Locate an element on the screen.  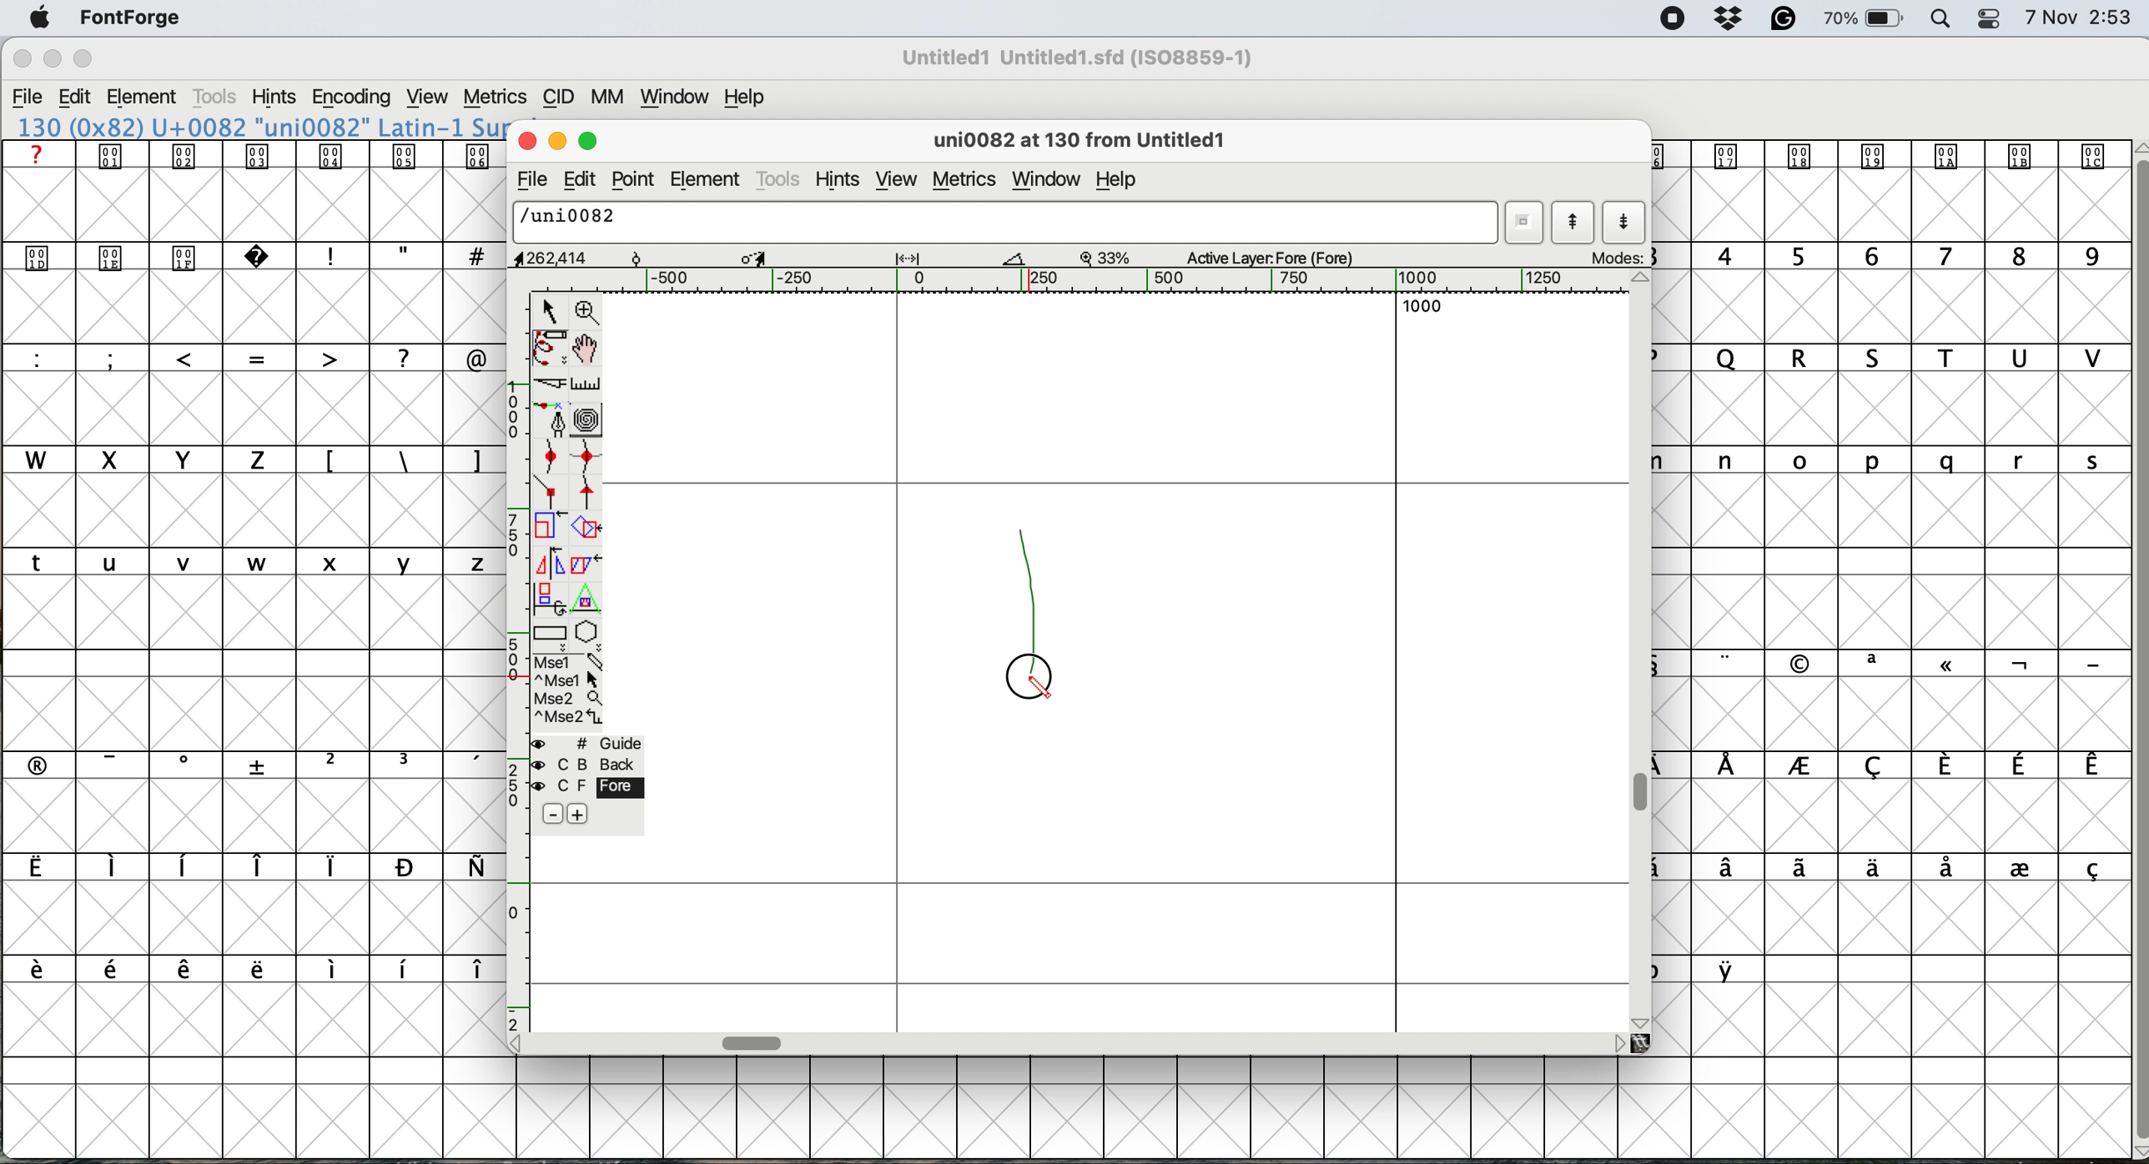
remove is located at coordinates (547, 815).